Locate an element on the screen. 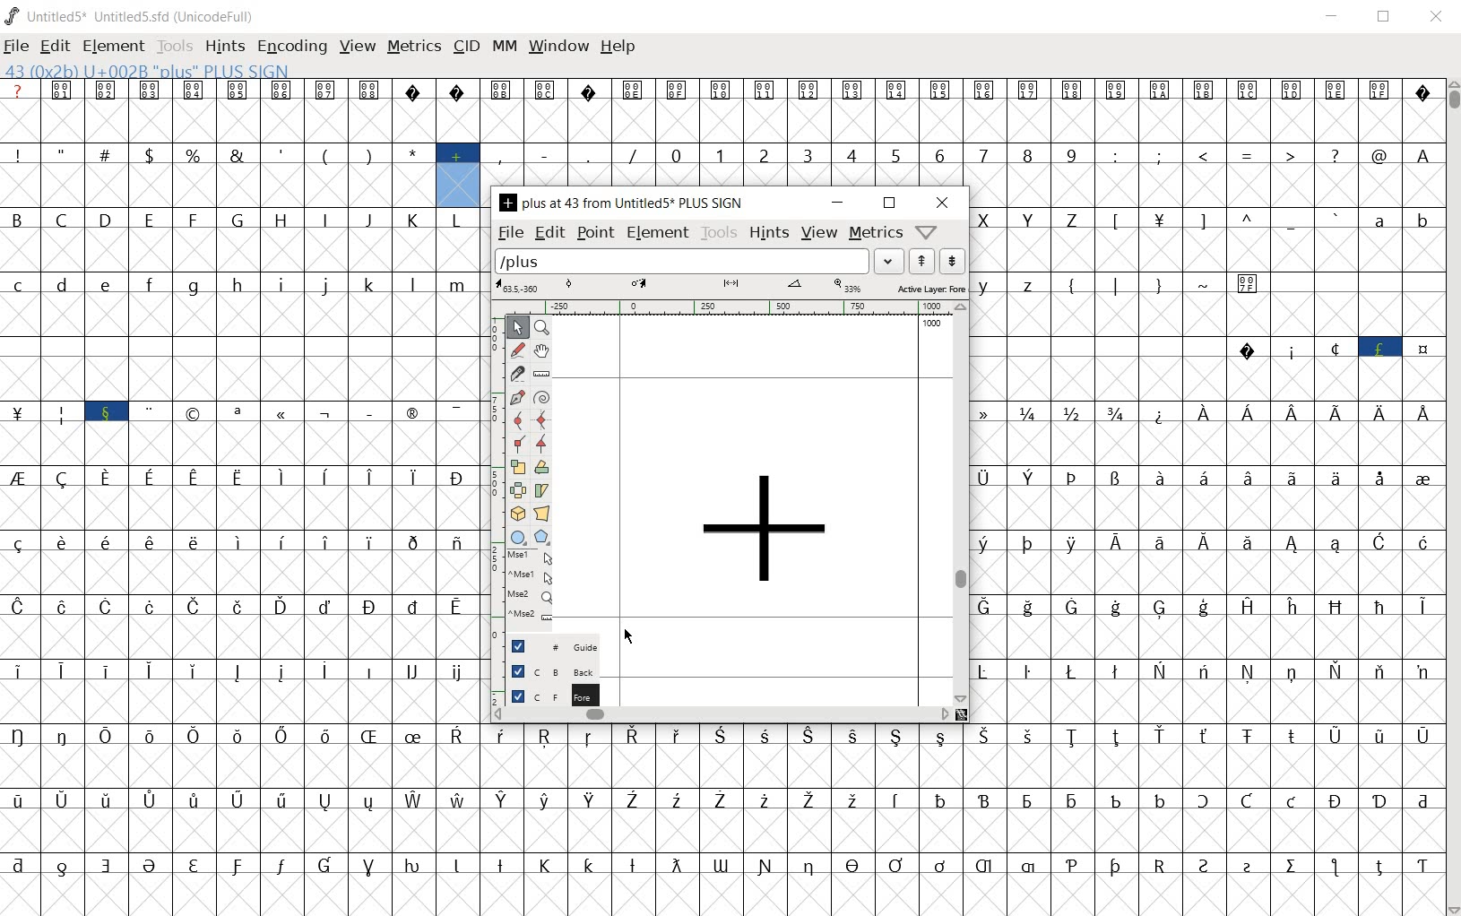 Image resolution: width=1461 pixels, height=916 pixels. PLUS AT 43 FROM UNTITLED5 PLUS SIGN is located at coordinates (621, 204).